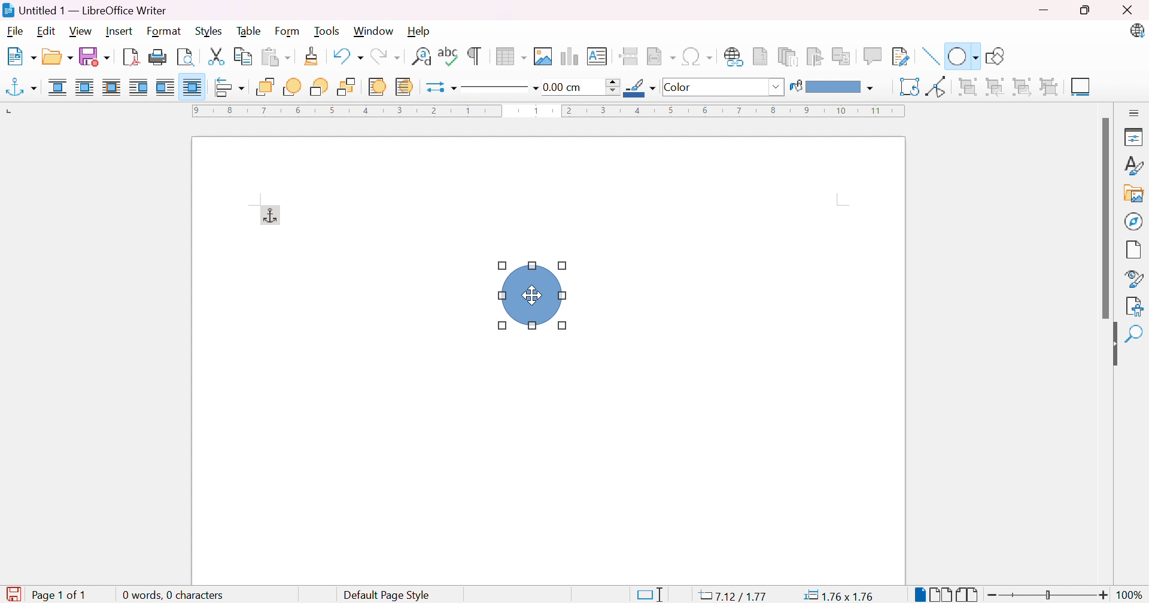 This screenshot has height=603, width=1149. What do you see at coordinates (208, 32) in the screenshot?
I see `Styles` at bounding box center [208, 32].